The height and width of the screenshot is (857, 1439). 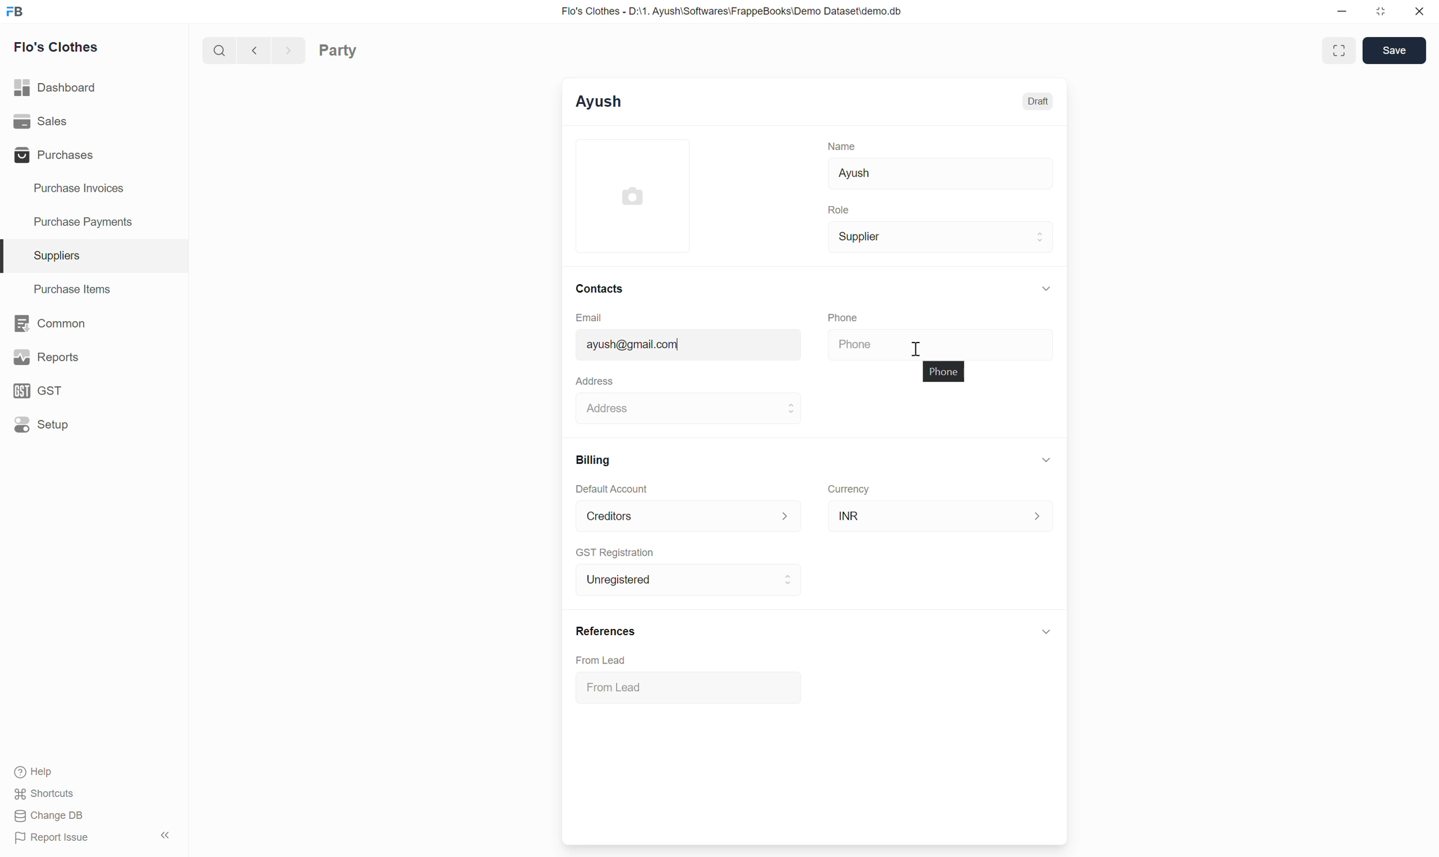 I want to click on Default Account, so click(x=613, y=488).